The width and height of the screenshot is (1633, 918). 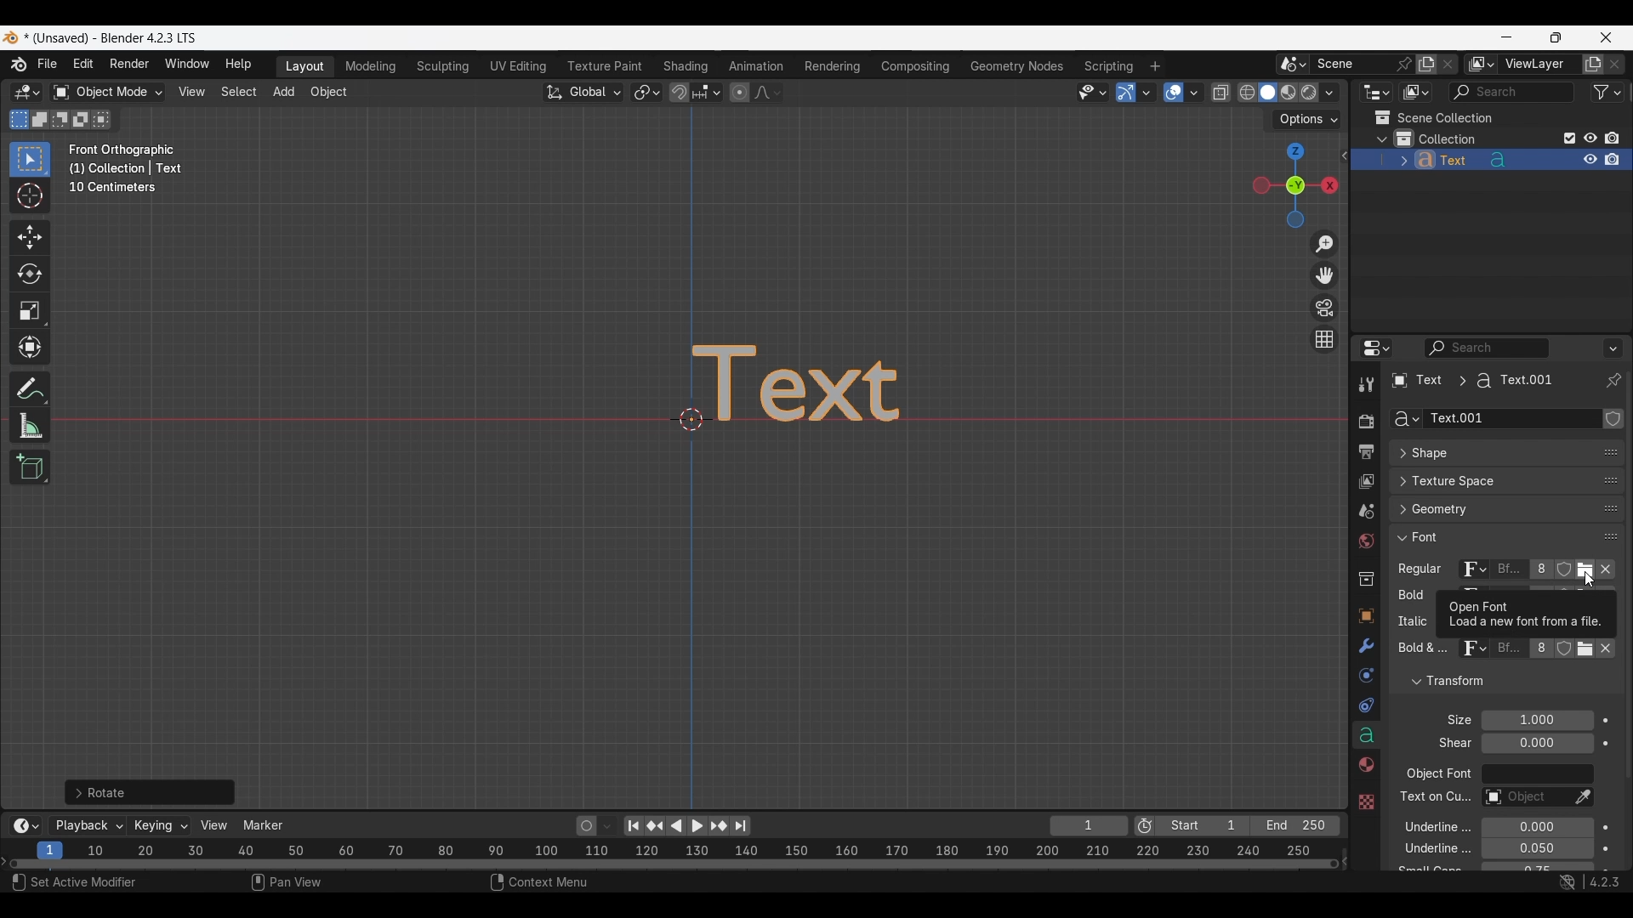 I want to click on Object font, so click(x=1537, y=774).